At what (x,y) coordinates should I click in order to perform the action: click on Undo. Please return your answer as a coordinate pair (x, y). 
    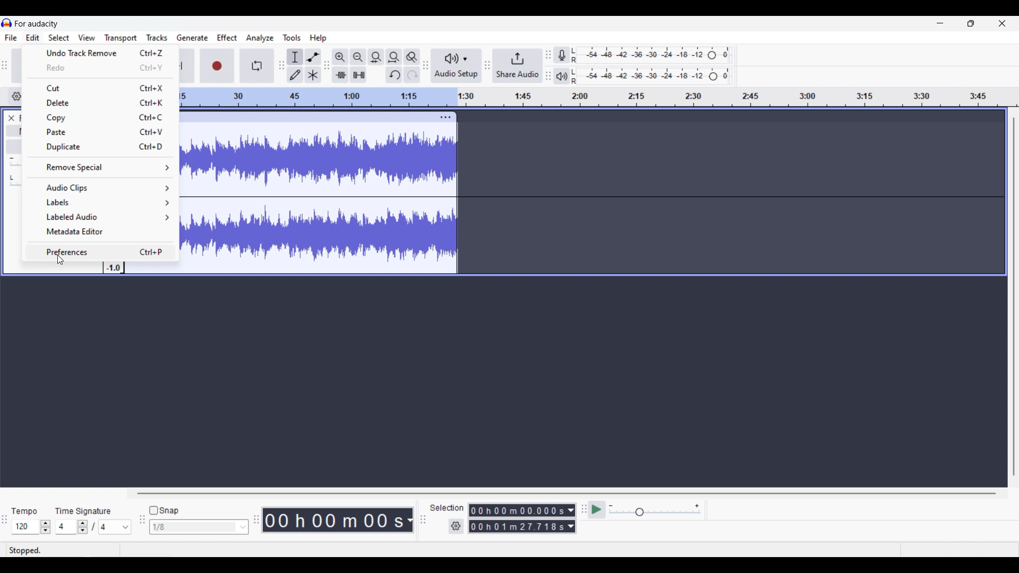
    Looking at the image, I should click on (394, 75).